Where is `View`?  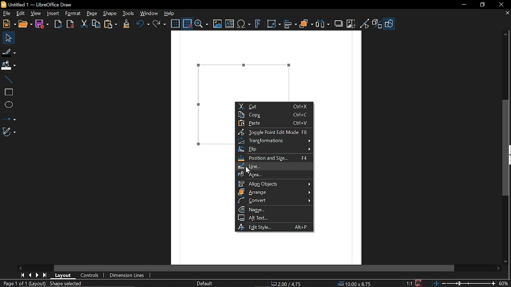 View is located at coordinates (36, 13).